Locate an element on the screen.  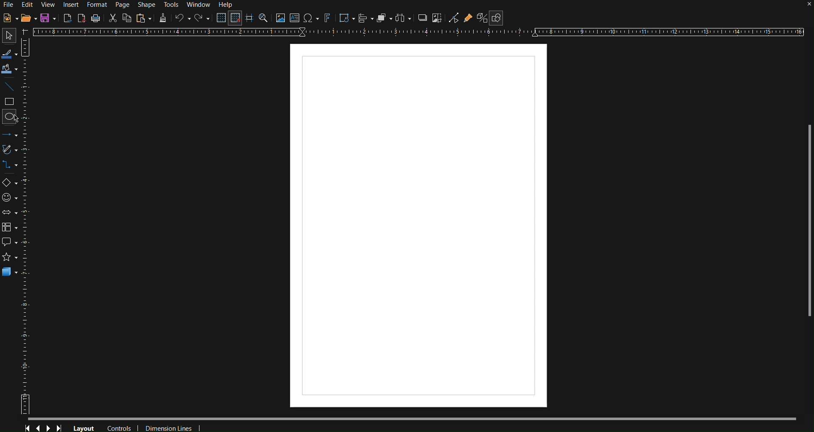
Connectors is located at coordinates (12, 167).